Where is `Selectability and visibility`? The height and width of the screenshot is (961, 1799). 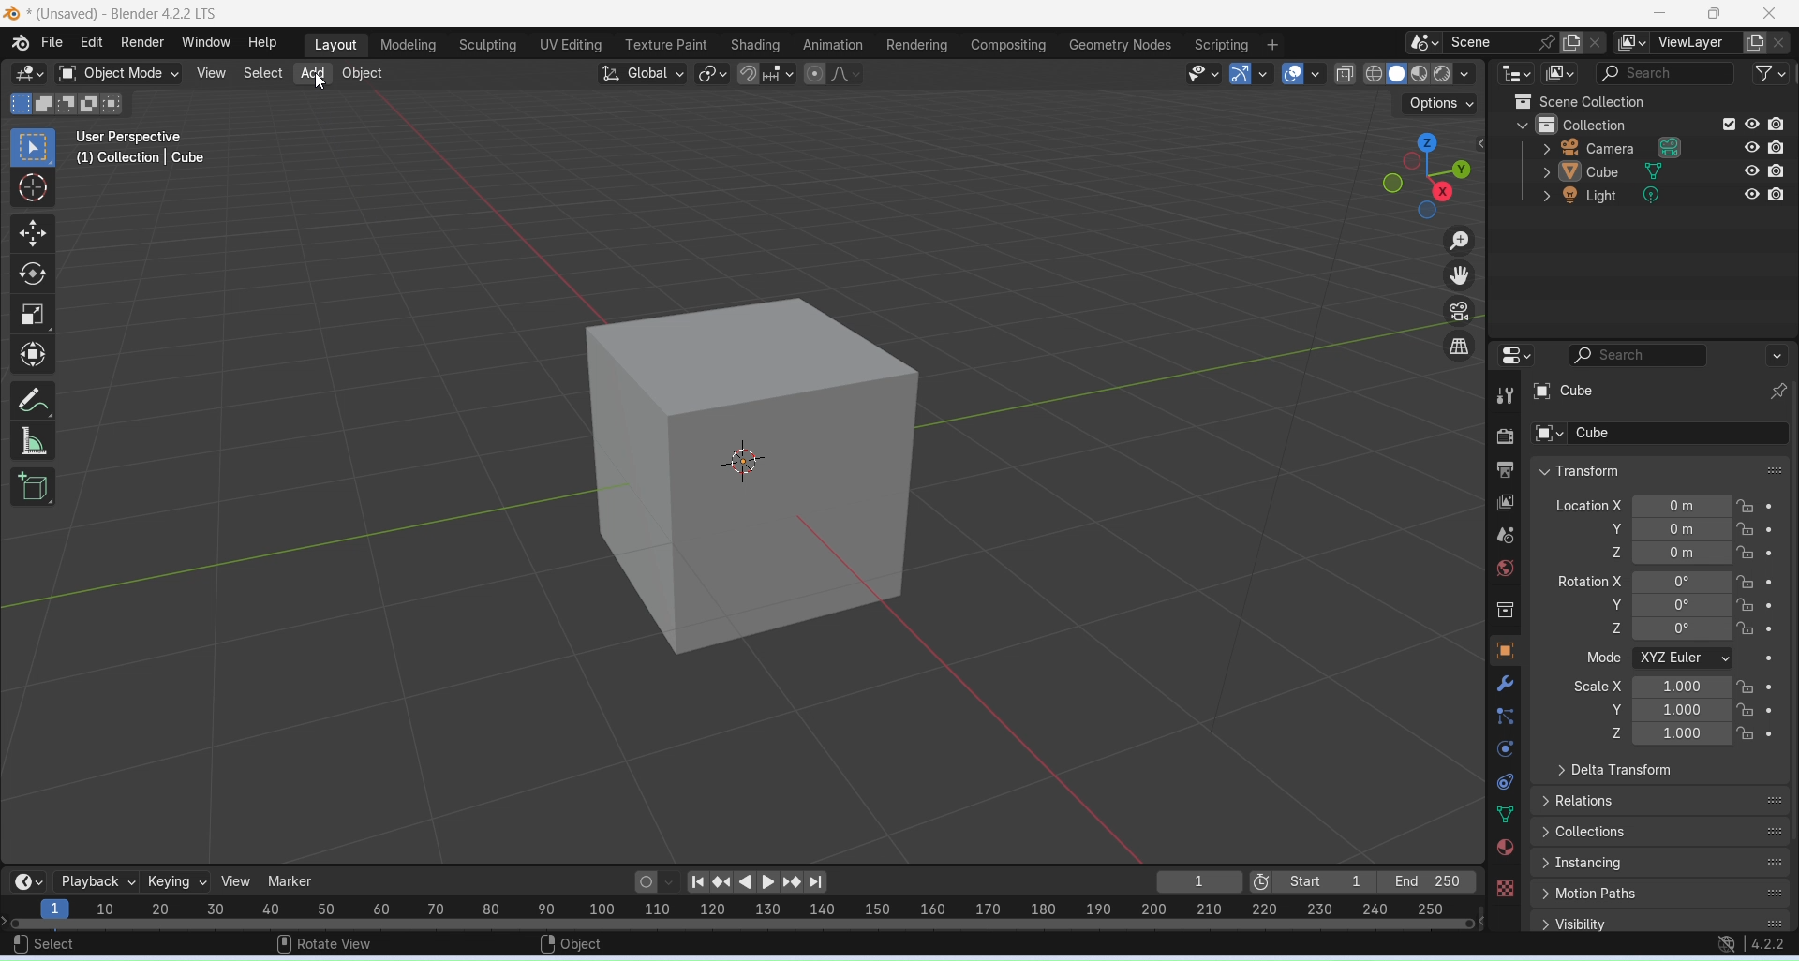 Selectability and visibility is located at coordinates (1203, 71).